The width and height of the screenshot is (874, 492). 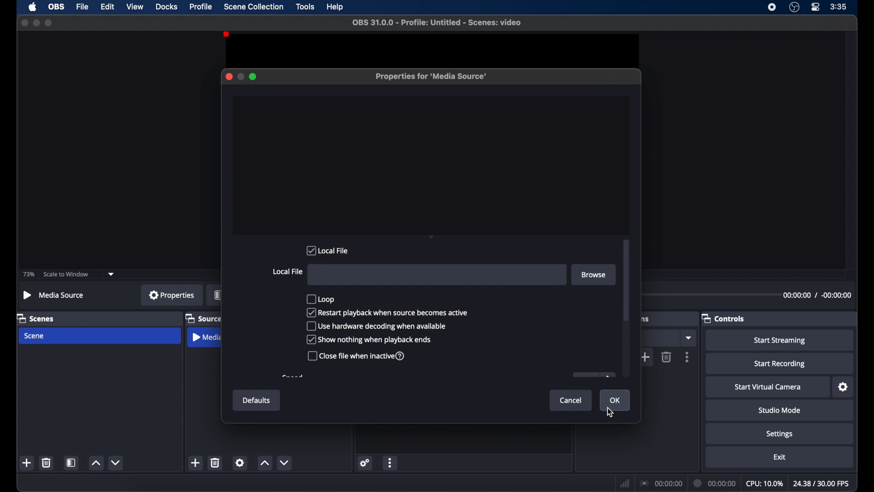 I want to click on studio mode, so click(x=780, y=410).